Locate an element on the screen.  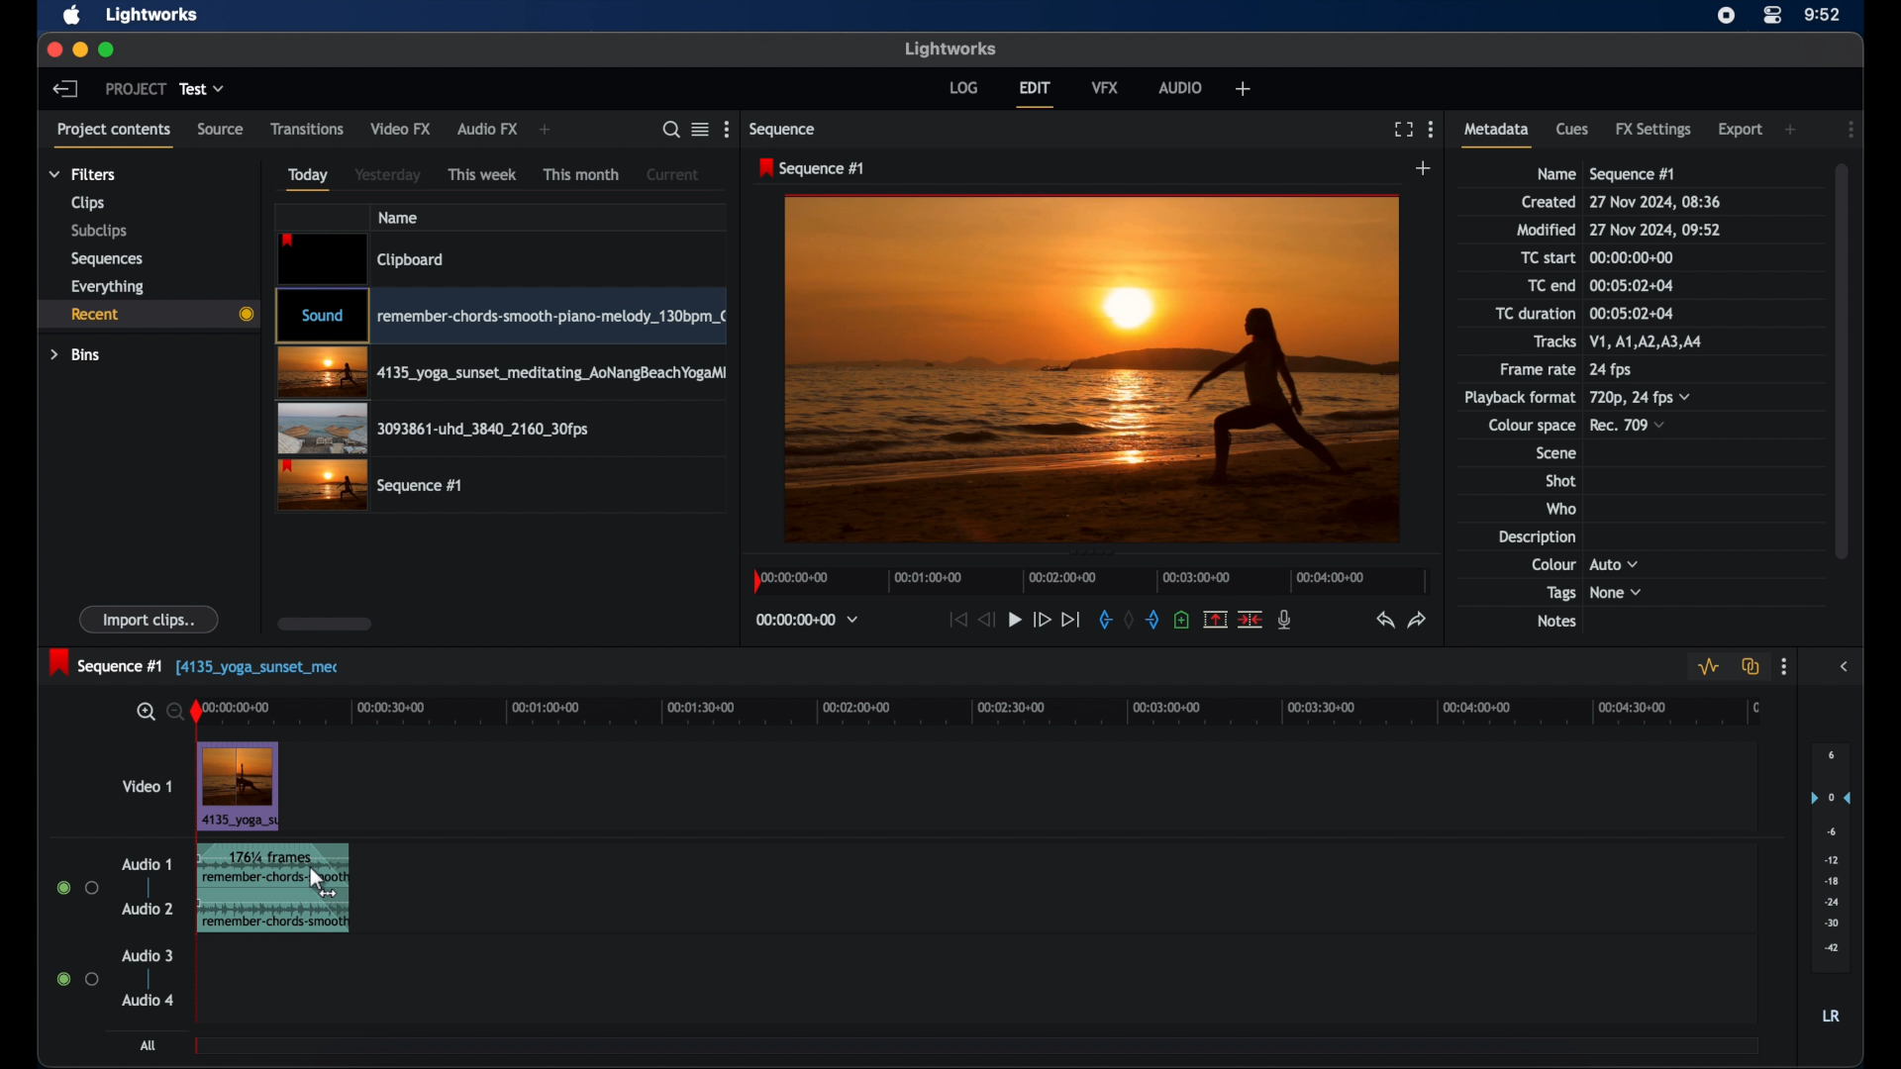
this month is located at coordinates (582, 175).